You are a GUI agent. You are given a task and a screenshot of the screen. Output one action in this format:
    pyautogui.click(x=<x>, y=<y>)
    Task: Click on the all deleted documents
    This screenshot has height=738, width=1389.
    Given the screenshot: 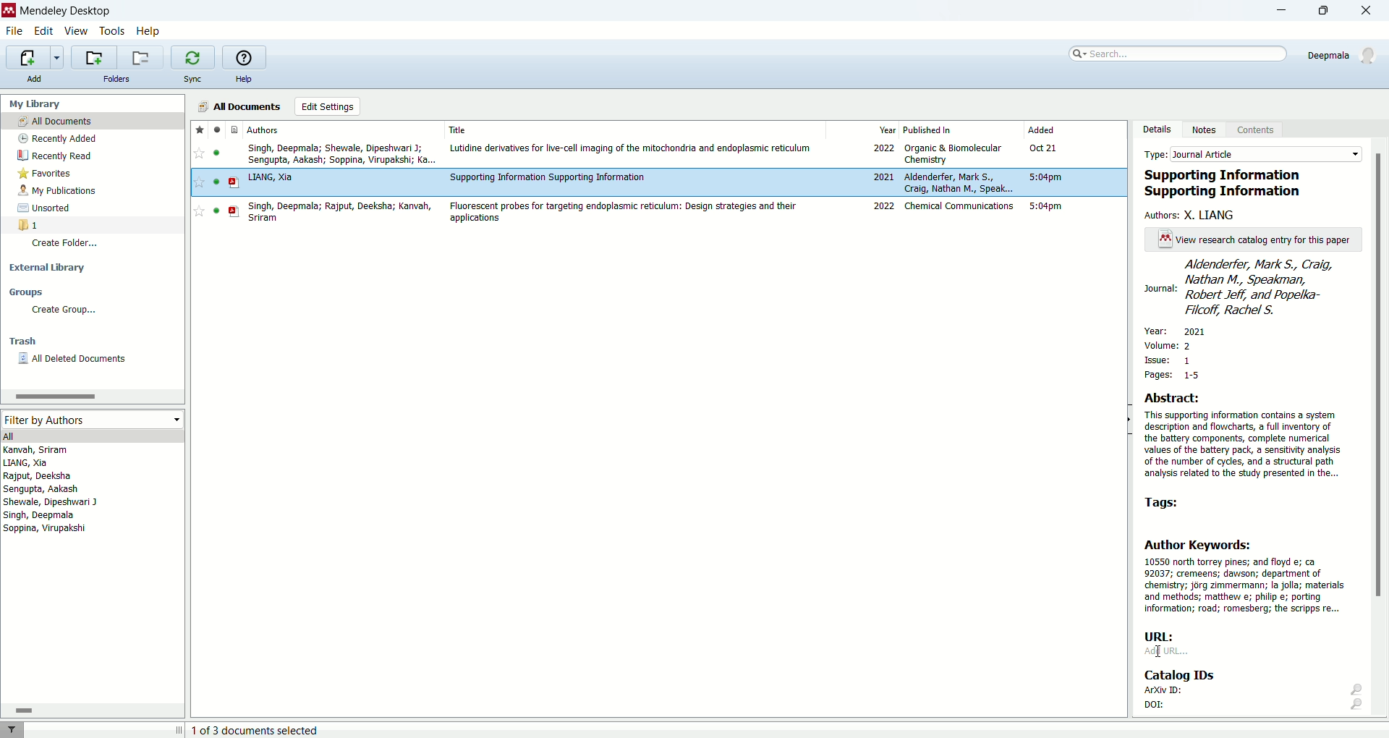 What is the action you would take?
    pyautogui.click(x=80, y=360)
    